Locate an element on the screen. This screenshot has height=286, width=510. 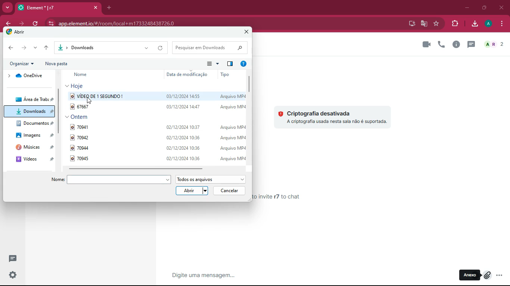
arbir is located at coordinates (194, 192).